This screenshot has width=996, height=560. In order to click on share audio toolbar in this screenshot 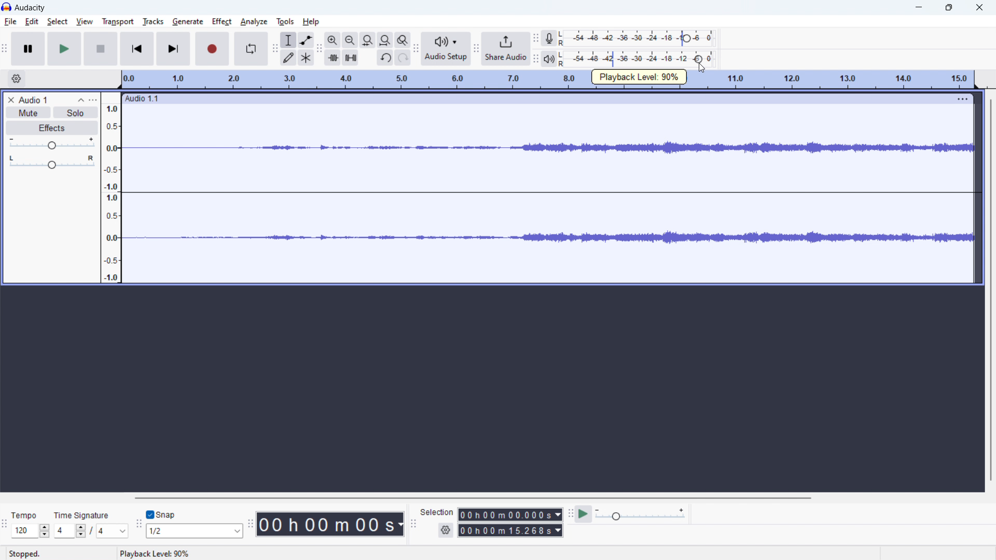, I will do `click(476, 47)`.